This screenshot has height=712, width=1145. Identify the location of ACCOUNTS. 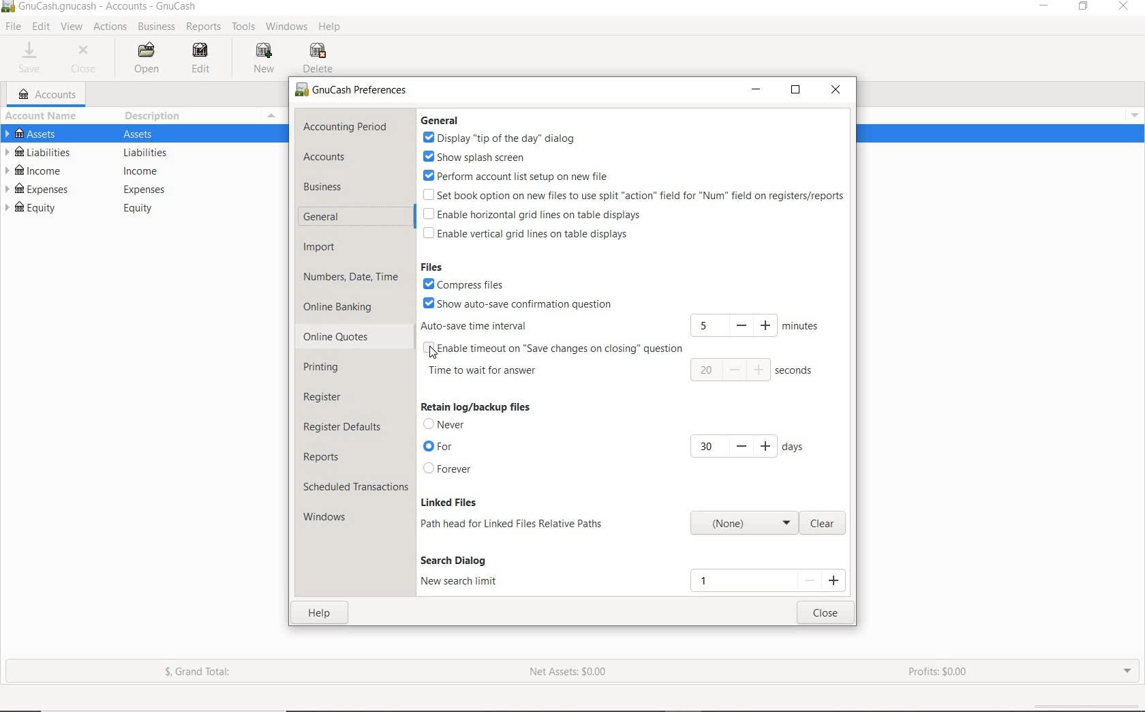
(326, 158).